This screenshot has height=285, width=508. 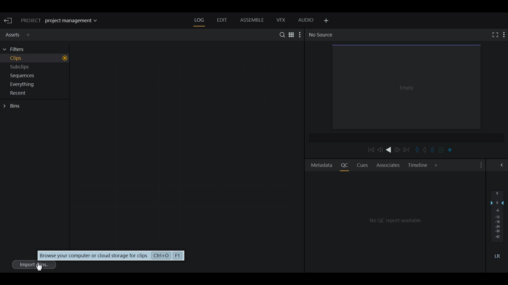 I want to click on , so click(x=451, y=150).